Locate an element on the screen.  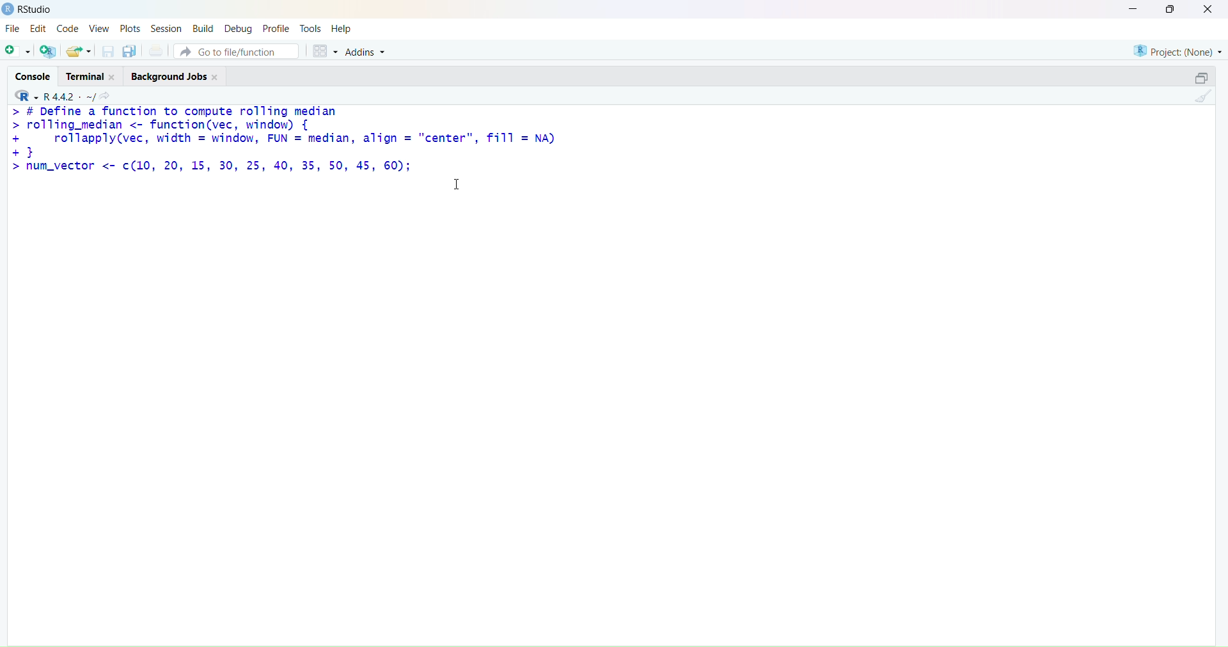
cursor is located at coordinates (458, 183).